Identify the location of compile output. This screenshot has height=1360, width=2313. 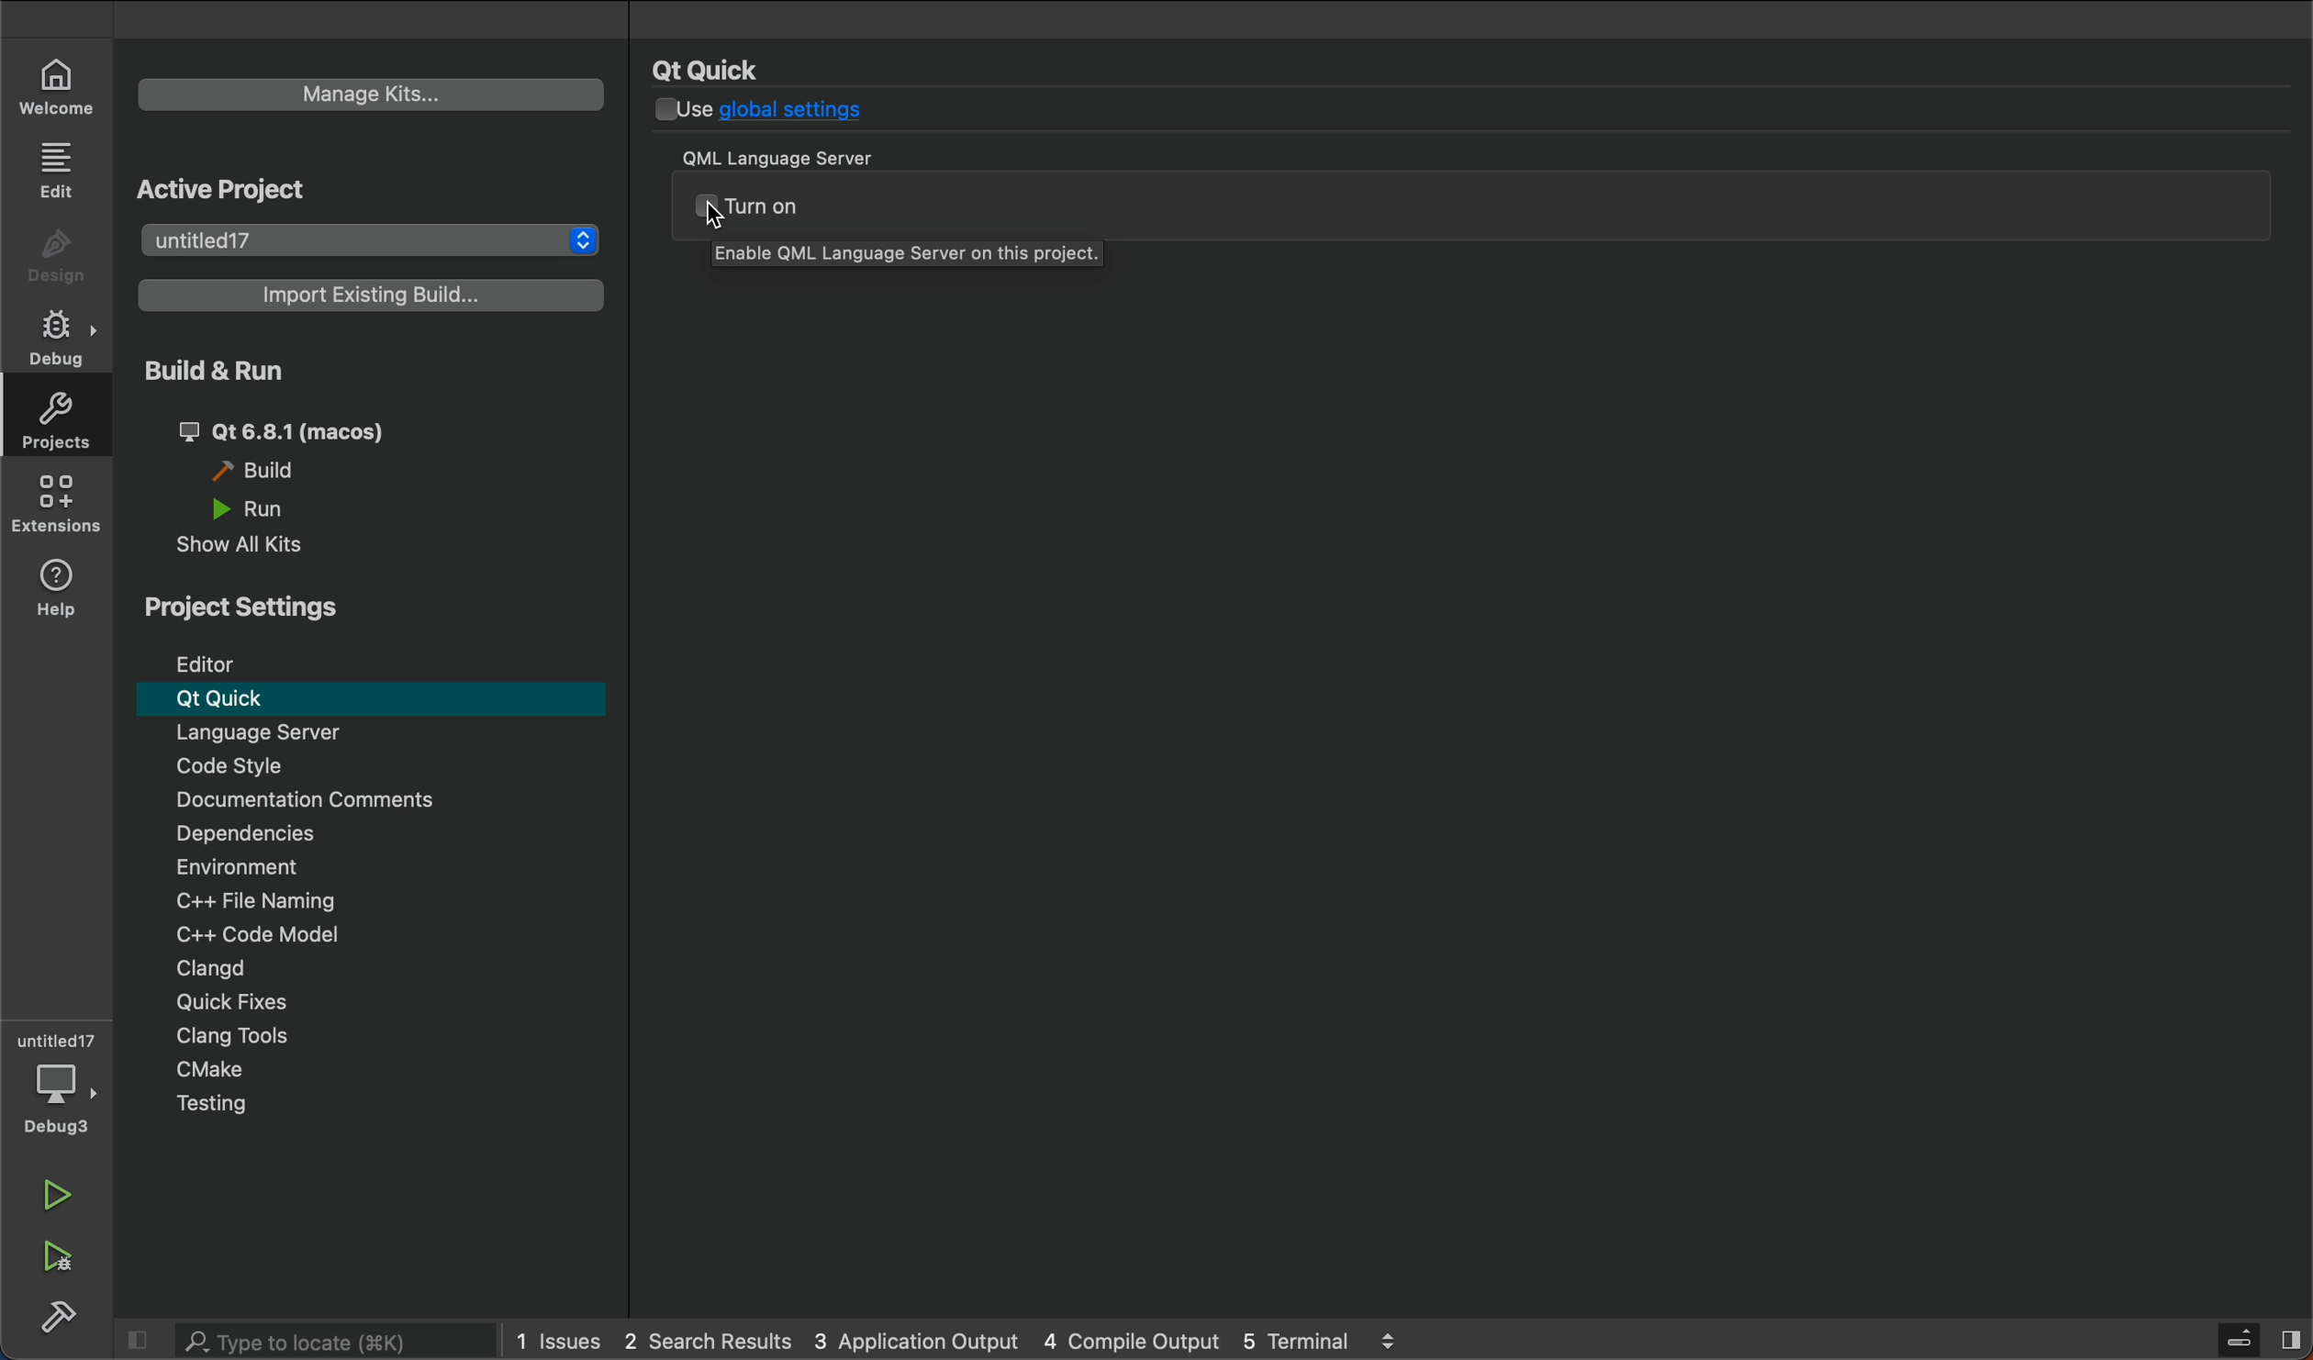
(1131, 1339).